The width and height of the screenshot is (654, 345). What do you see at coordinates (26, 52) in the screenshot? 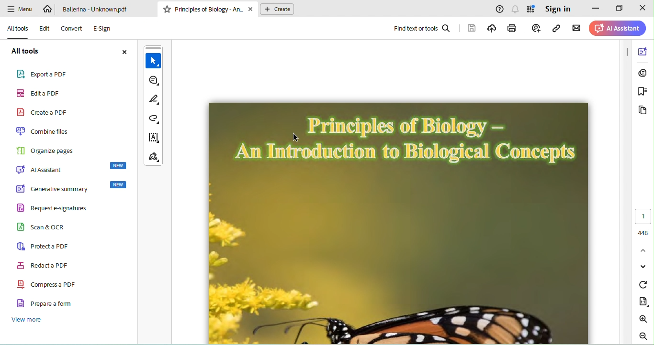
I see `all tools` at bounding box center [26, 52].